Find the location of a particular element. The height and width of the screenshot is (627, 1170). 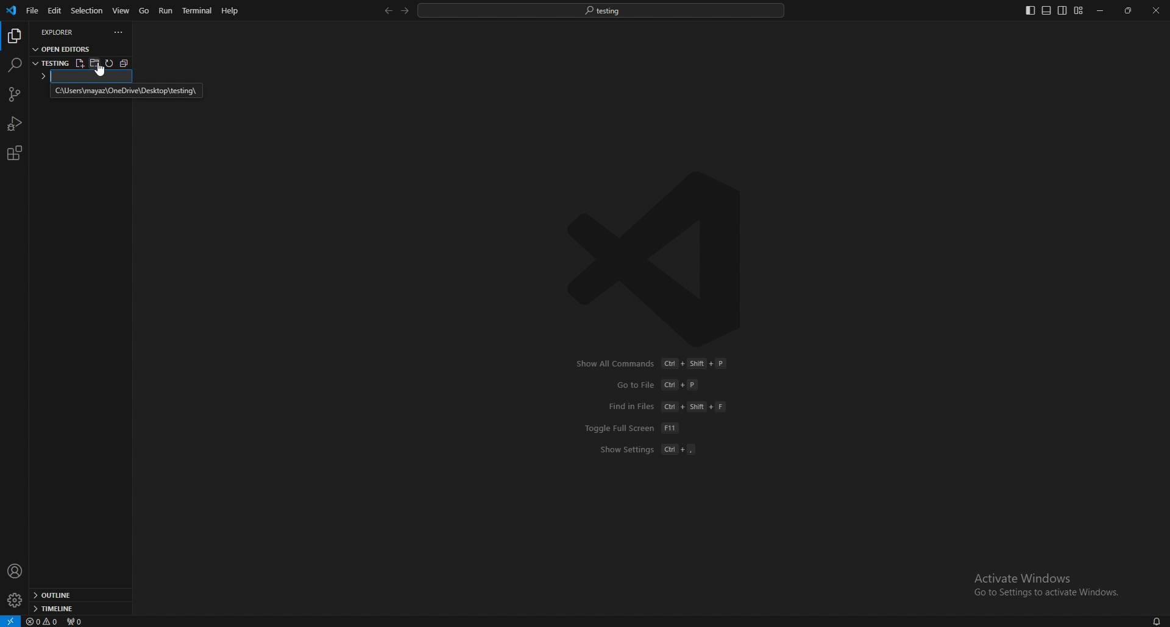

refresh is located at coordinates (111, 64).